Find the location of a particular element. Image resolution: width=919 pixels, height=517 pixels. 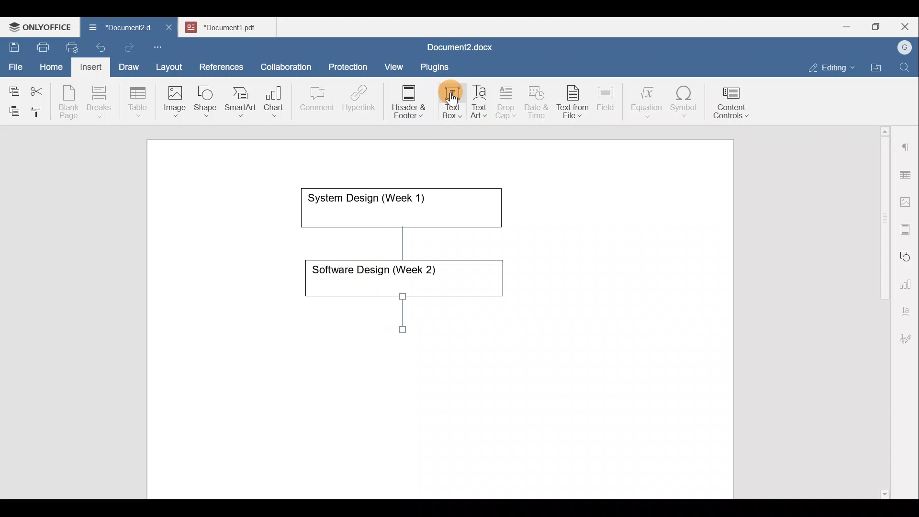

SmartArt is located at coordinates (239, 100).